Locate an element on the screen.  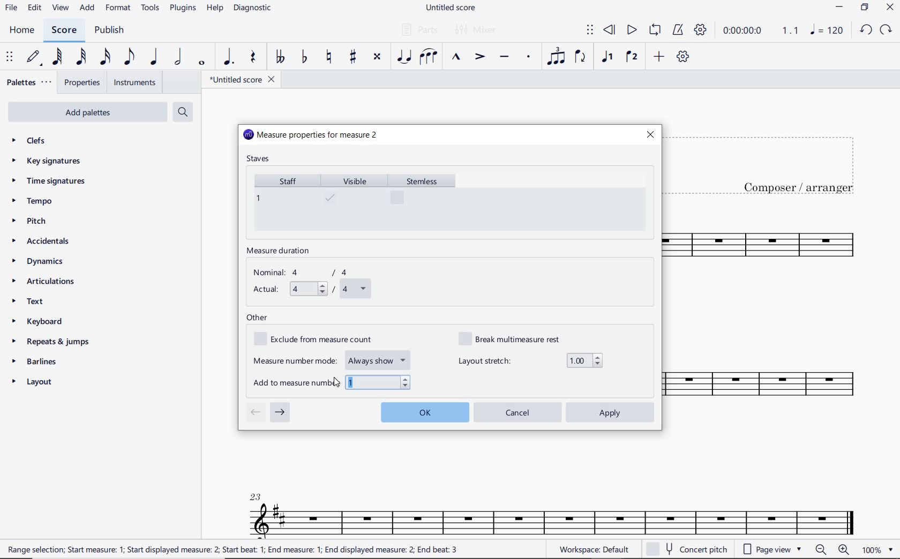
TIE is located at coordinates (404, 56).